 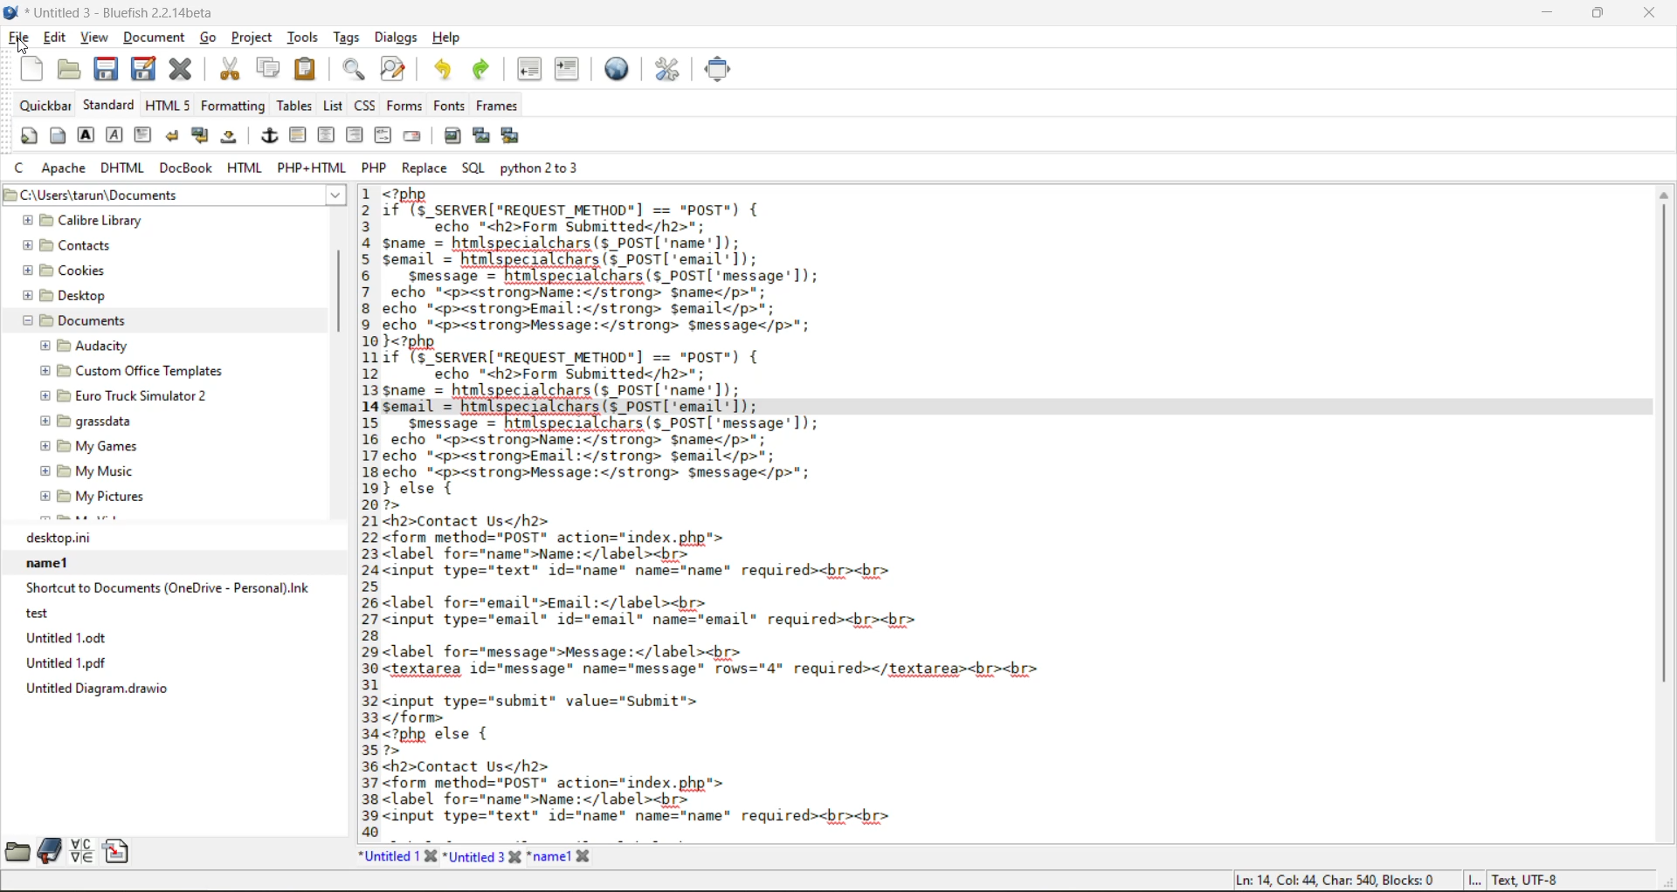 I want to click on forms, so click(x=402, y=106).